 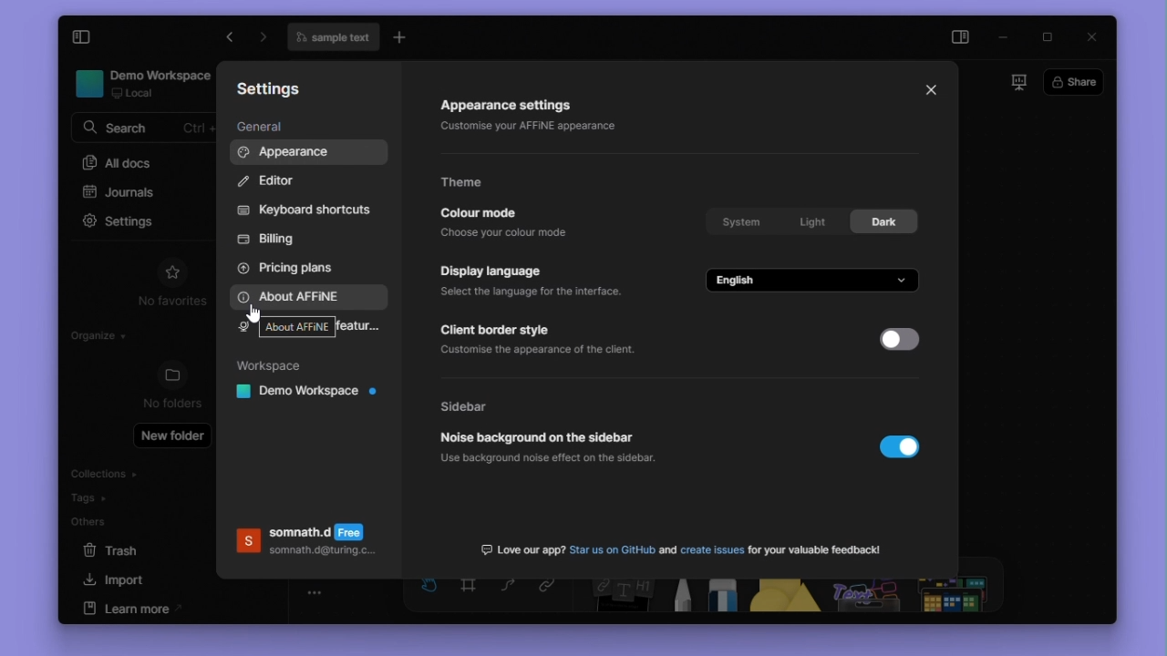 What do you see at coordinates (1092, 38) in the screenshot?
I see `close` at bounding box center [1092, 38].